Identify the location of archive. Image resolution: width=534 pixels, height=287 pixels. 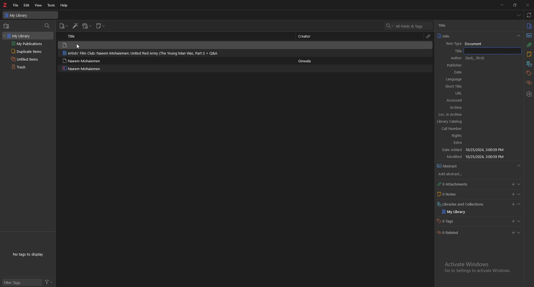
(452, 173).